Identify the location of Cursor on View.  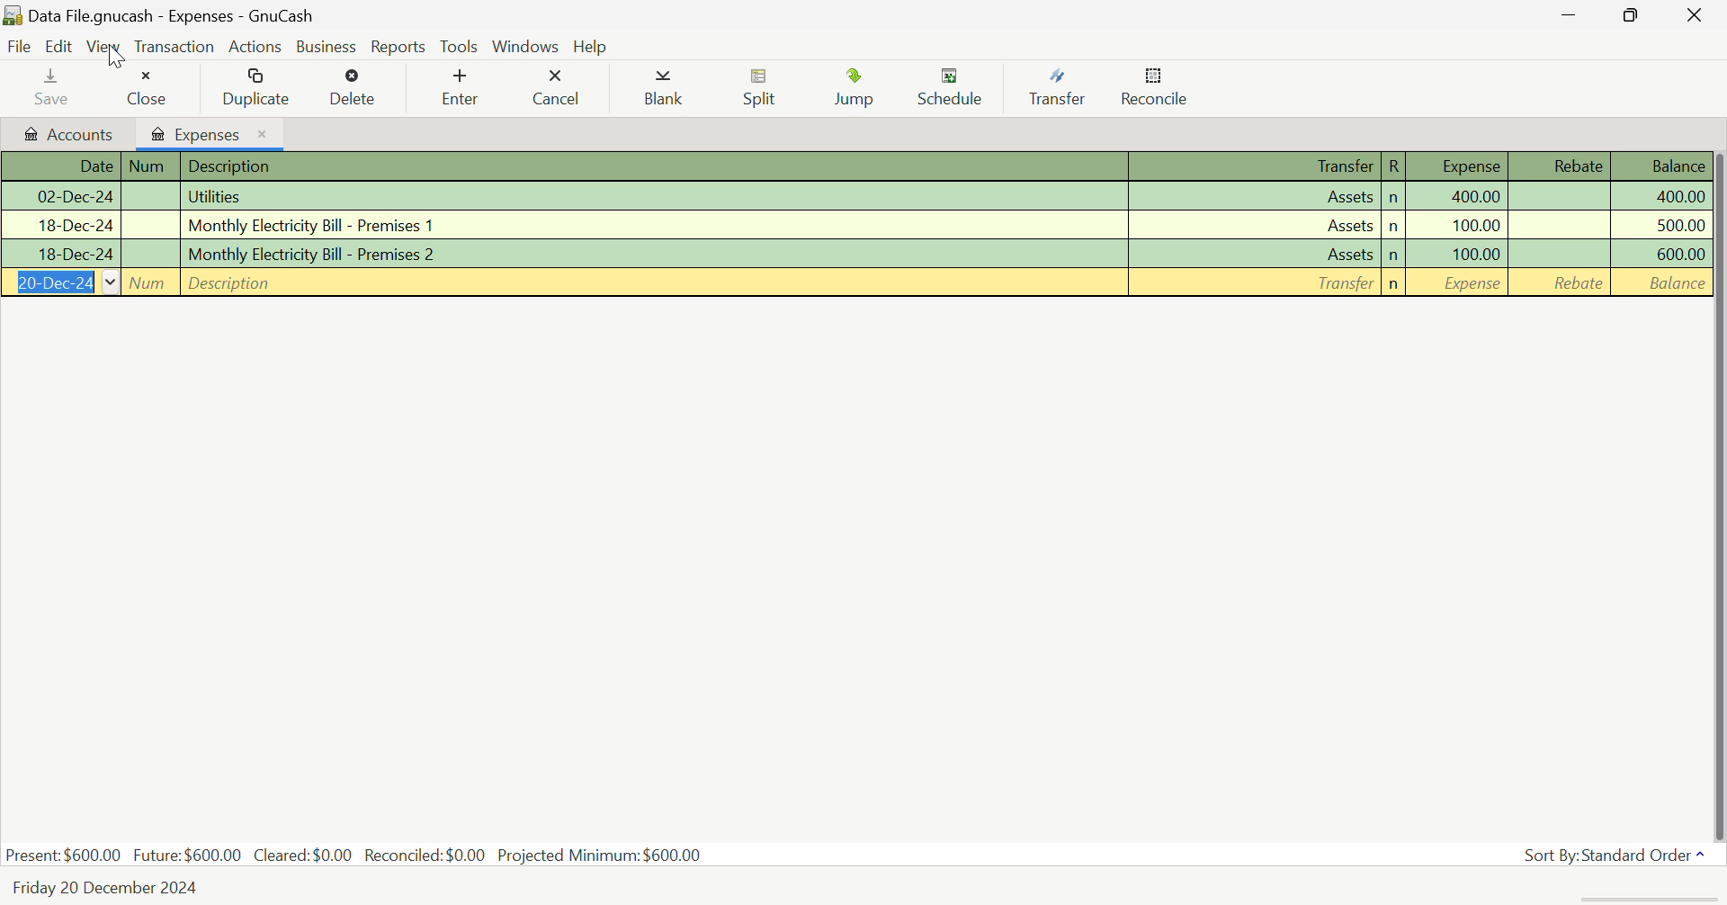
(117, 57).